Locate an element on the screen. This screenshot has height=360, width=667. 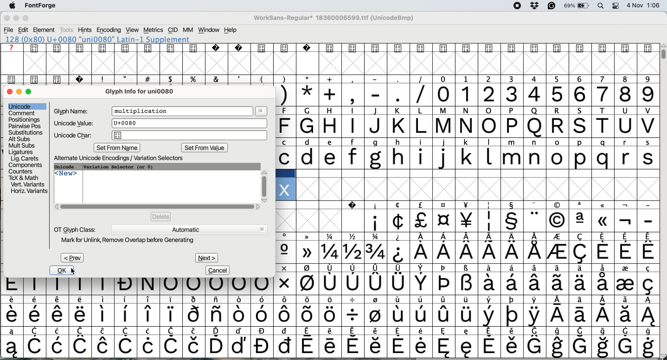
minimise is located at coordinates (16, 19).